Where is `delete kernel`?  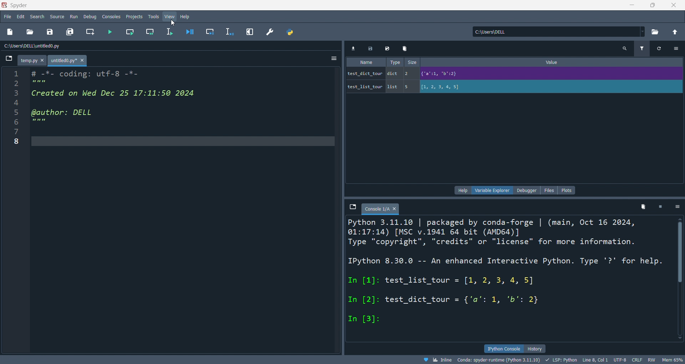
delete kernel is located at coordinates (660, 208).